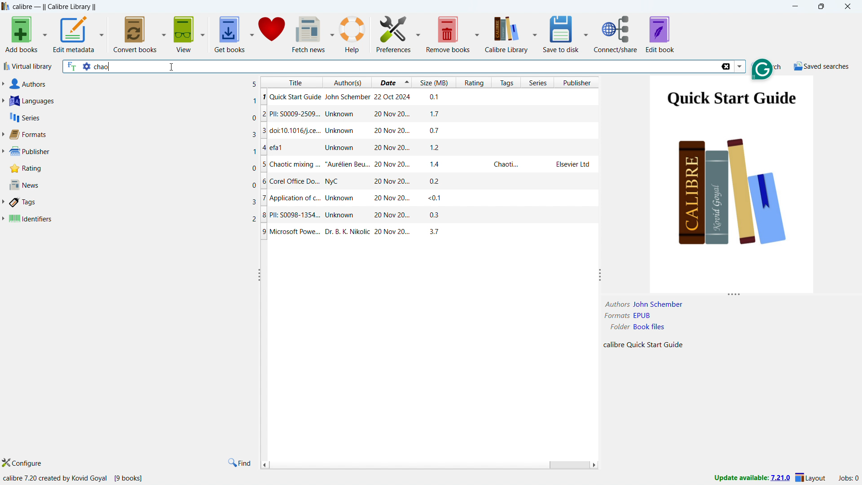 This screenshot has width=862, height=485. What do you see at coordinates (430, 181) in the screenshot?
I see `Corel Office Do..` at bounding box center [430, 181].